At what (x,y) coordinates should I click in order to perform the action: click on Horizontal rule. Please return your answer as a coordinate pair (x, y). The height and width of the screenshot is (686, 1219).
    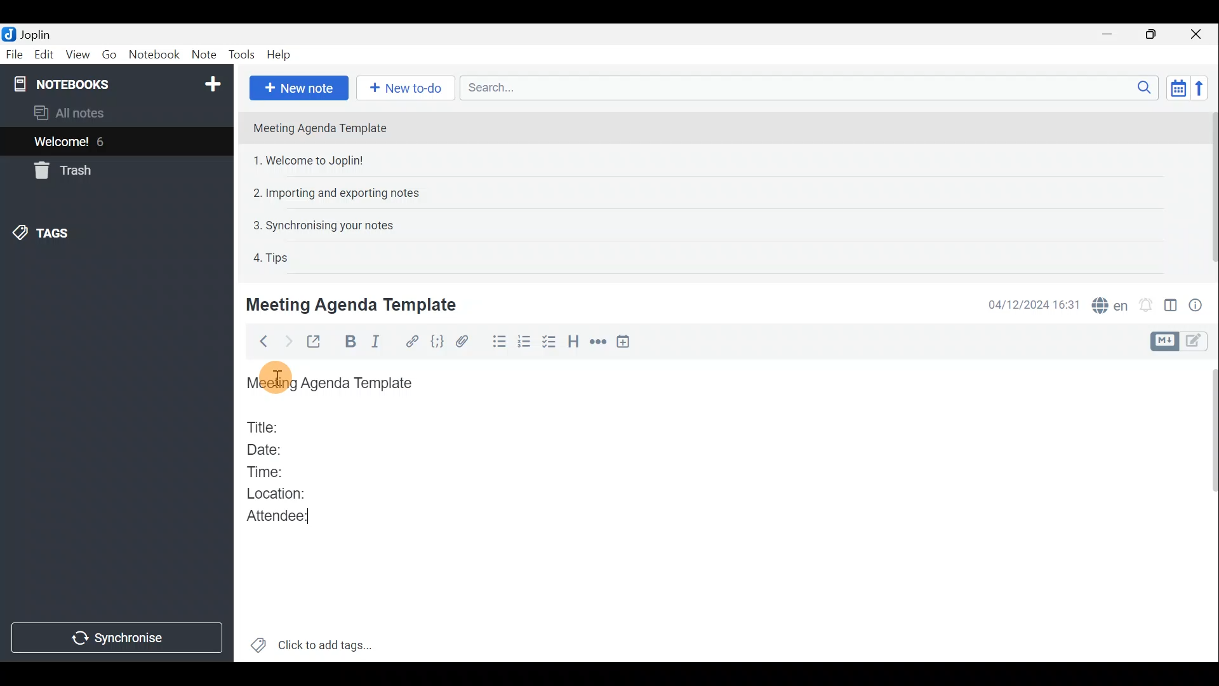
    Looking at the image, I should click on (599, 344).